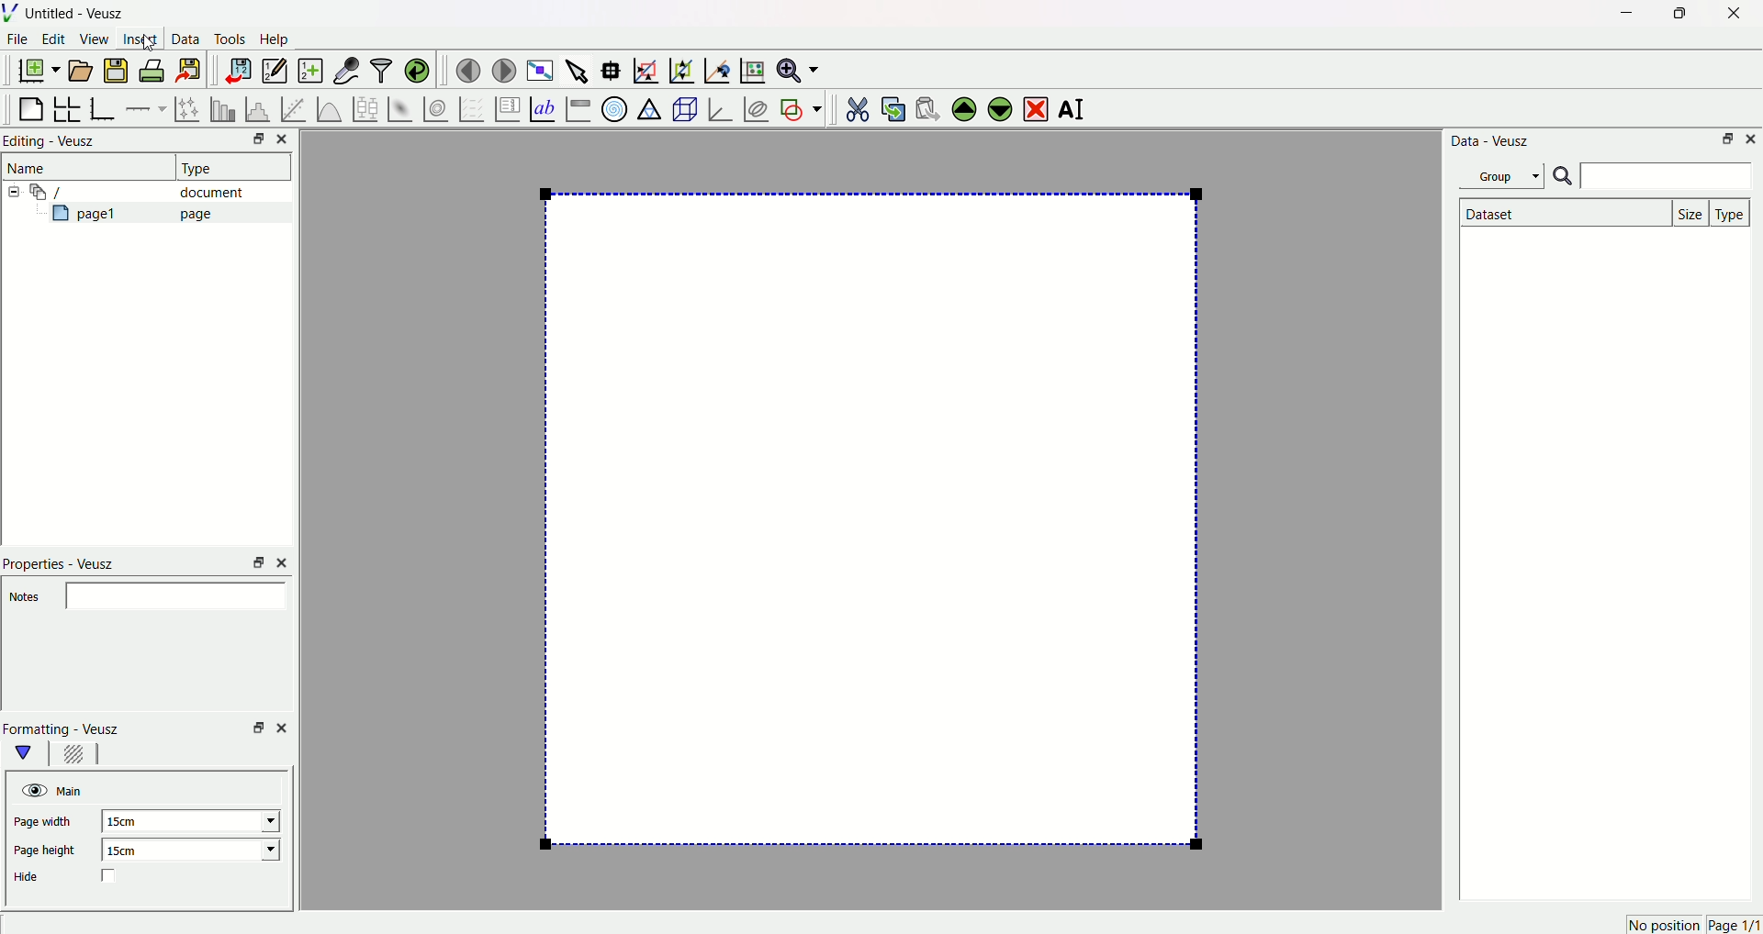 This screenshot has width=1763, height=934. I want to click on edit and entry new datasets, so click(274, 72).